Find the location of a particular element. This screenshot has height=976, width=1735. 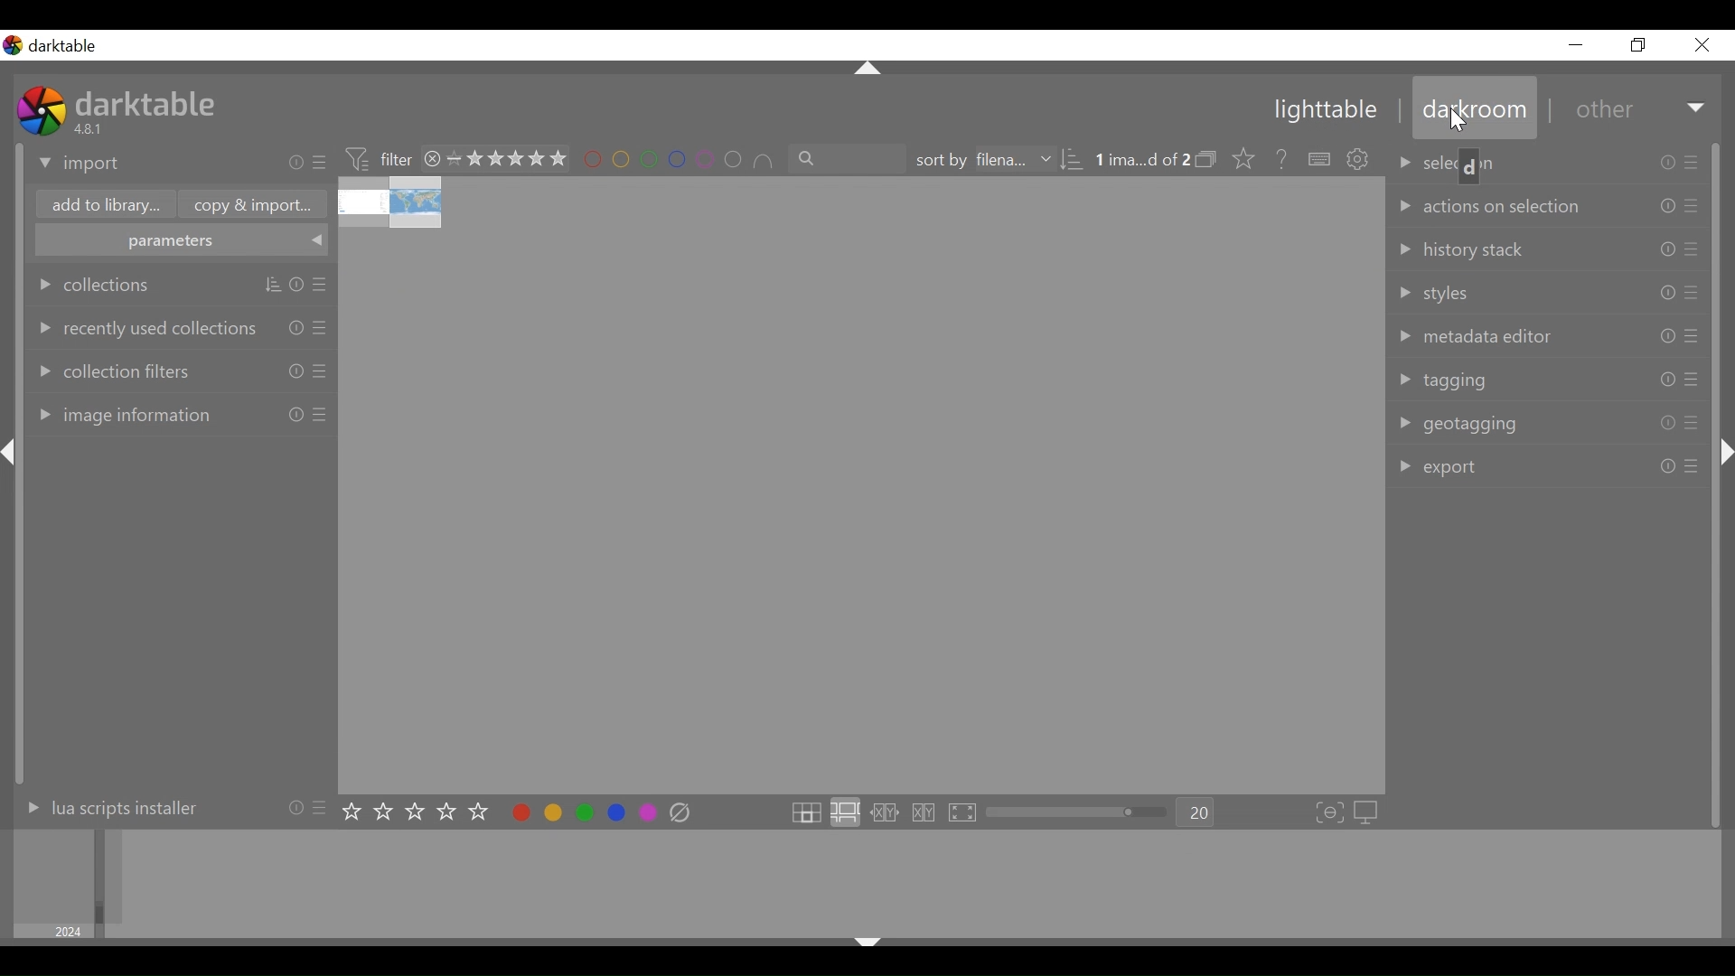

 is located at coordinates (1664, 165).